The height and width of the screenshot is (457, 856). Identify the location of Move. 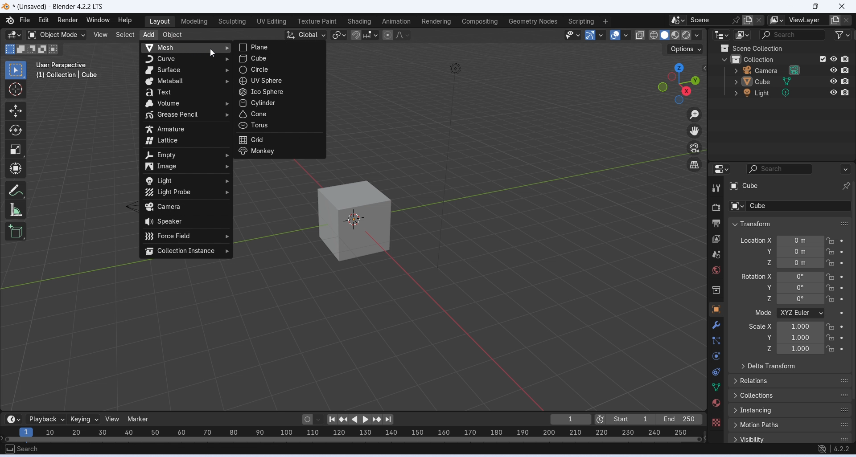
(15, 111).